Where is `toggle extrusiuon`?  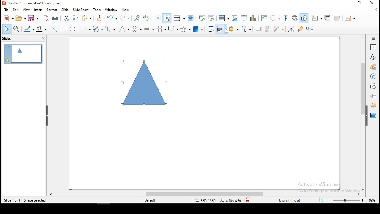 toggle extrusiuon is located at coordinates (311, 29).